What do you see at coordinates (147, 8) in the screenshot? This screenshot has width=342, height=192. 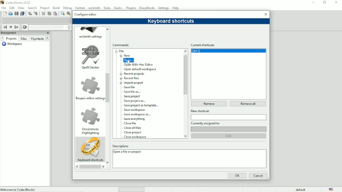 I see `DoxyBlocks` at bounding box center [147, 8].